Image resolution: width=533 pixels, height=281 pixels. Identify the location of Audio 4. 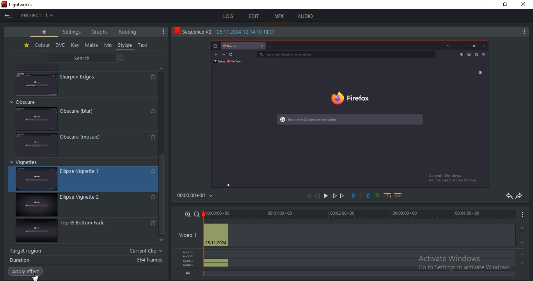
(189, 266).